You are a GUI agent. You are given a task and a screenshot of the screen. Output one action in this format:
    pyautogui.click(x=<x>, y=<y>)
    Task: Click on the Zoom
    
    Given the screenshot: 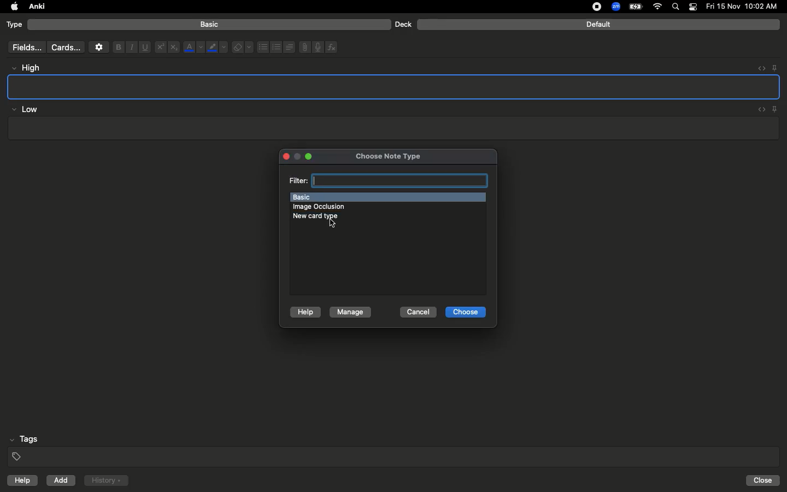 What is the action you would take?
    pyautogui.click(x=615, y=7)
    